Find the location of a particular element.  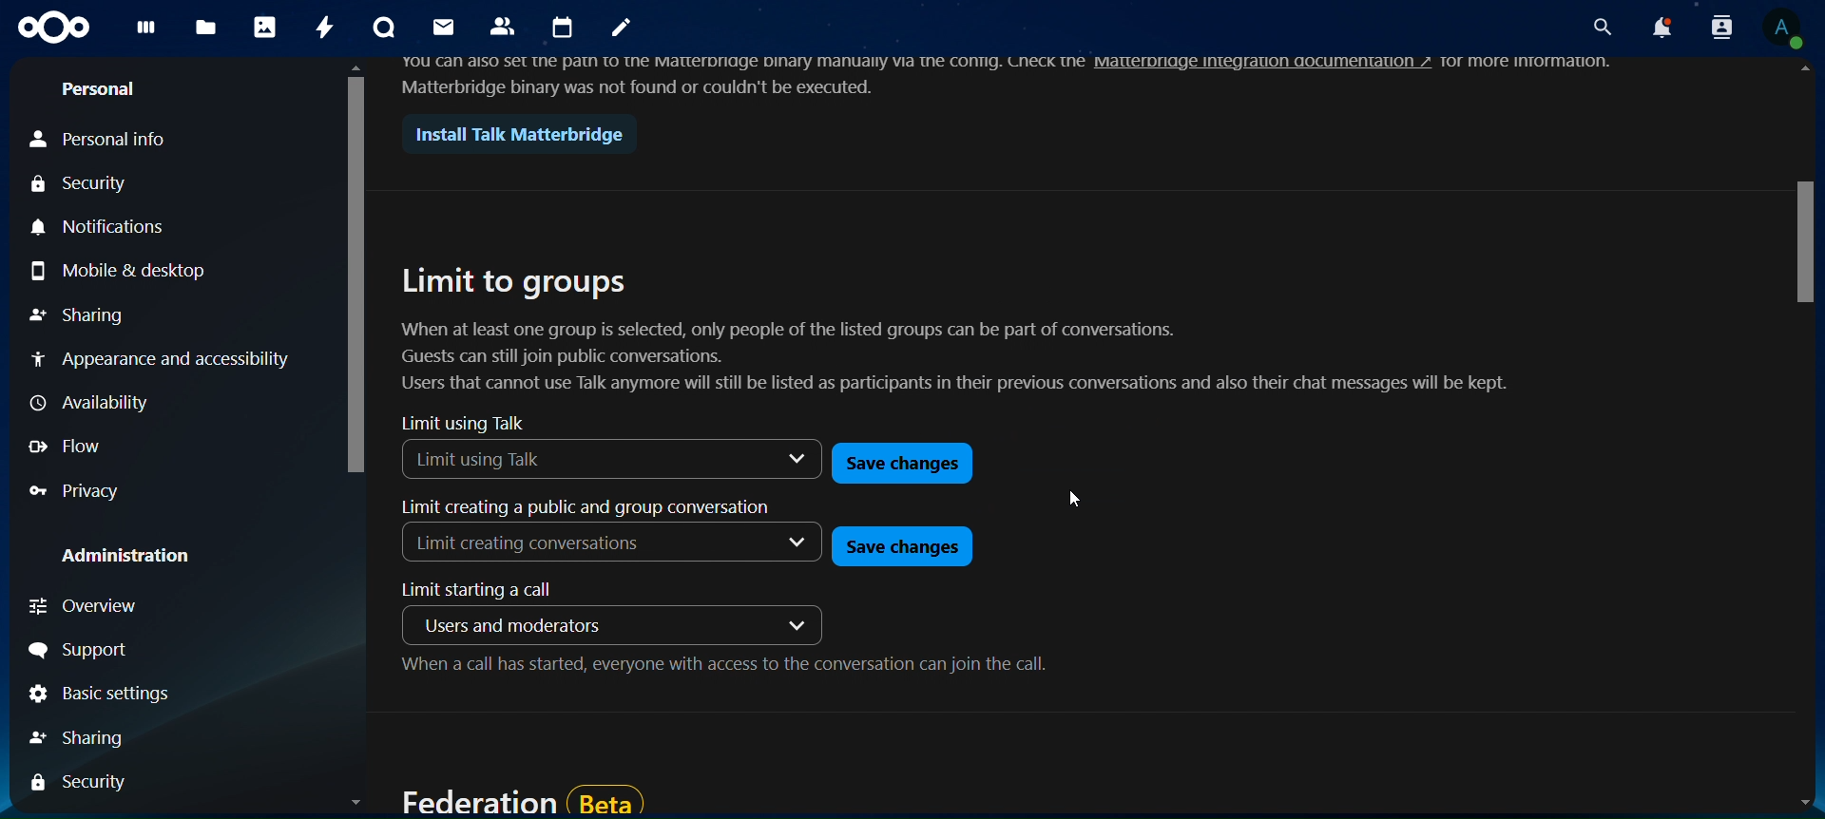

mail is located at coordinates (440, 27).